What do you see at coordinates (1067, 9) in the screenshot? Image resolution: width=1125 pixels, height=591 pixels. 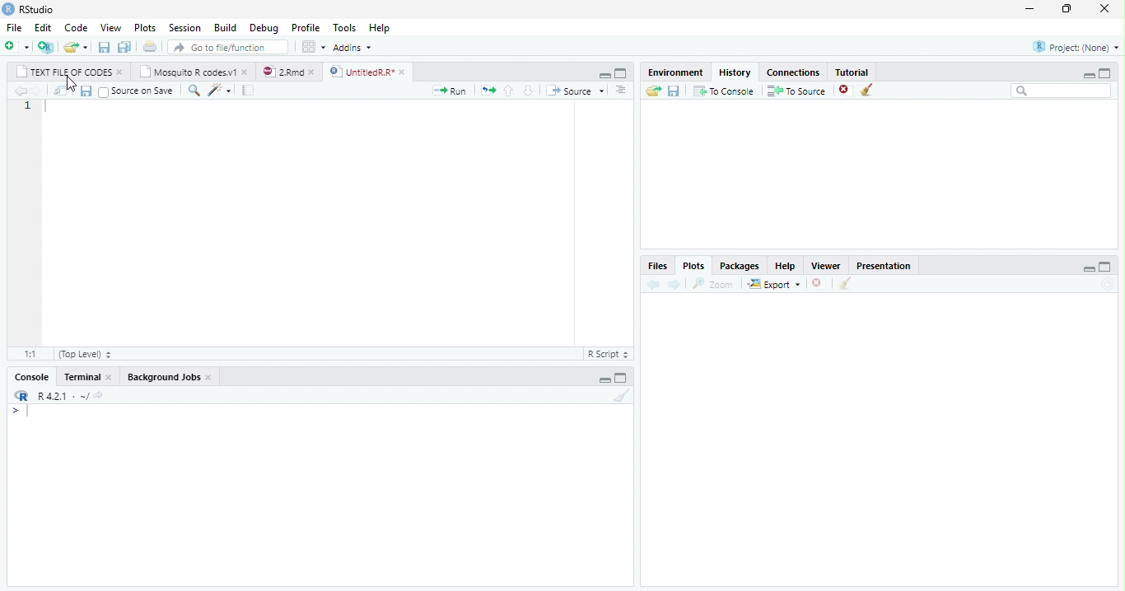 I see `maximize` at bounding box center [1067, 9].